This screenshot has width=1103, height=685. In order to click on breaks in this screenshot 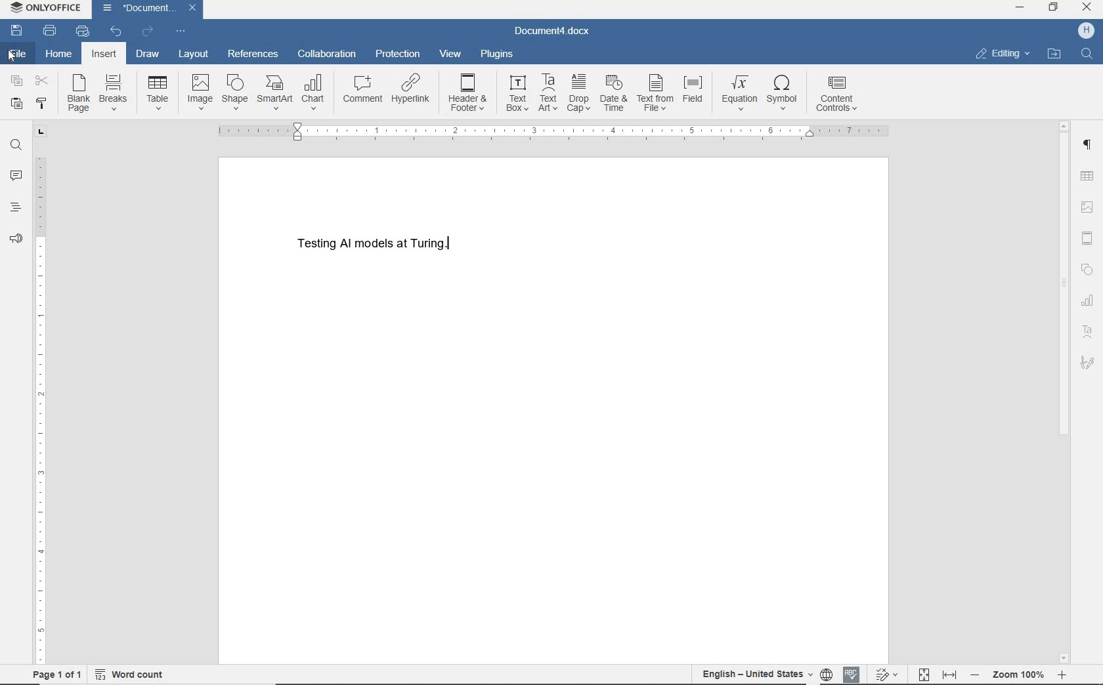, I will do `click(113, 95)`.